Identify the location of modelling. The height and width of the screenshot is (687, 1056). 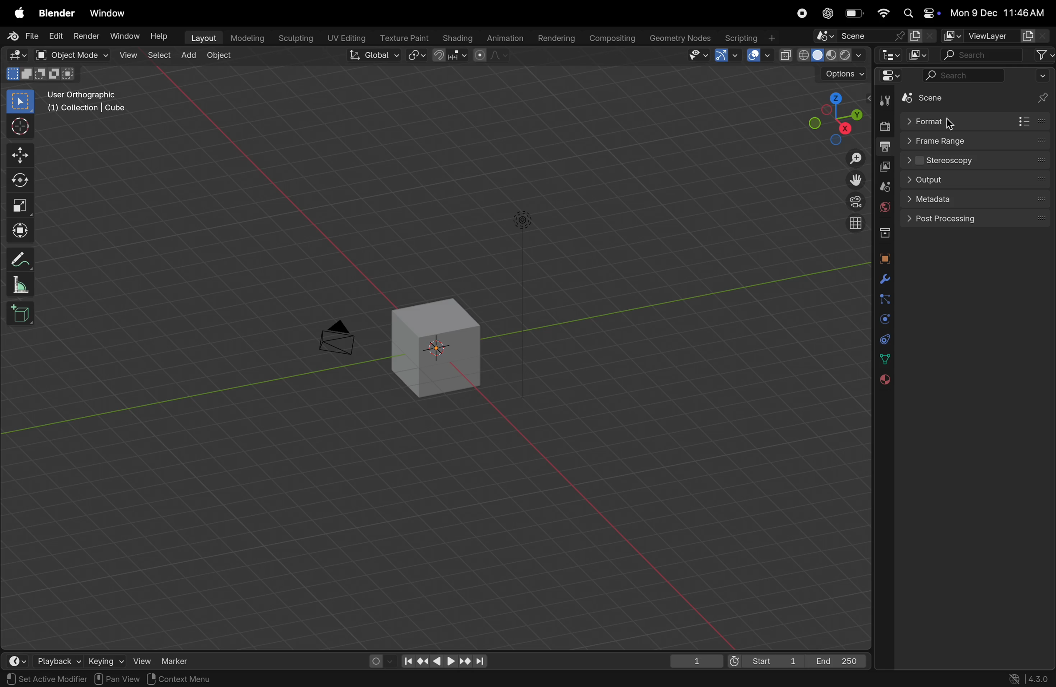
(246, 37).